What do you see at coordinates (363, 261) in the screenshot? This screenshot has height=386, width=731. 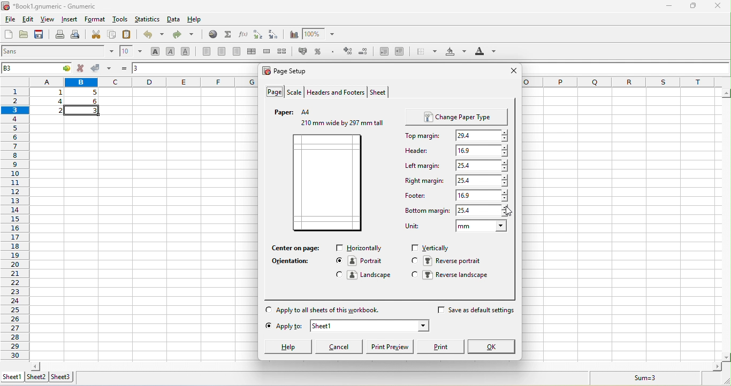 I see `portrait` at bounding box center [363, 261].